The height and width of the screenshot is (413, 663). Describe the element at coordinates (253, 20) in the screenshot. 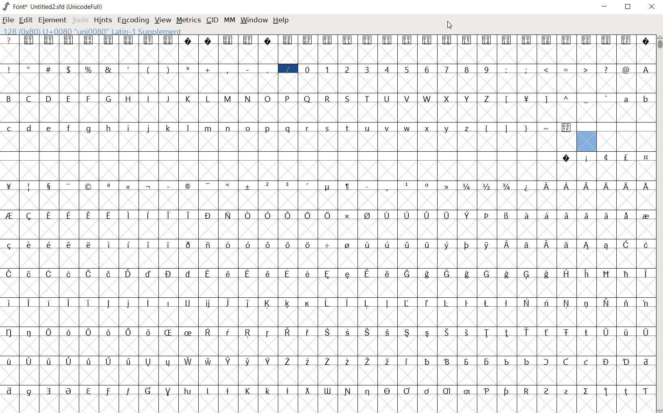

I see `WINDOW` at that location.